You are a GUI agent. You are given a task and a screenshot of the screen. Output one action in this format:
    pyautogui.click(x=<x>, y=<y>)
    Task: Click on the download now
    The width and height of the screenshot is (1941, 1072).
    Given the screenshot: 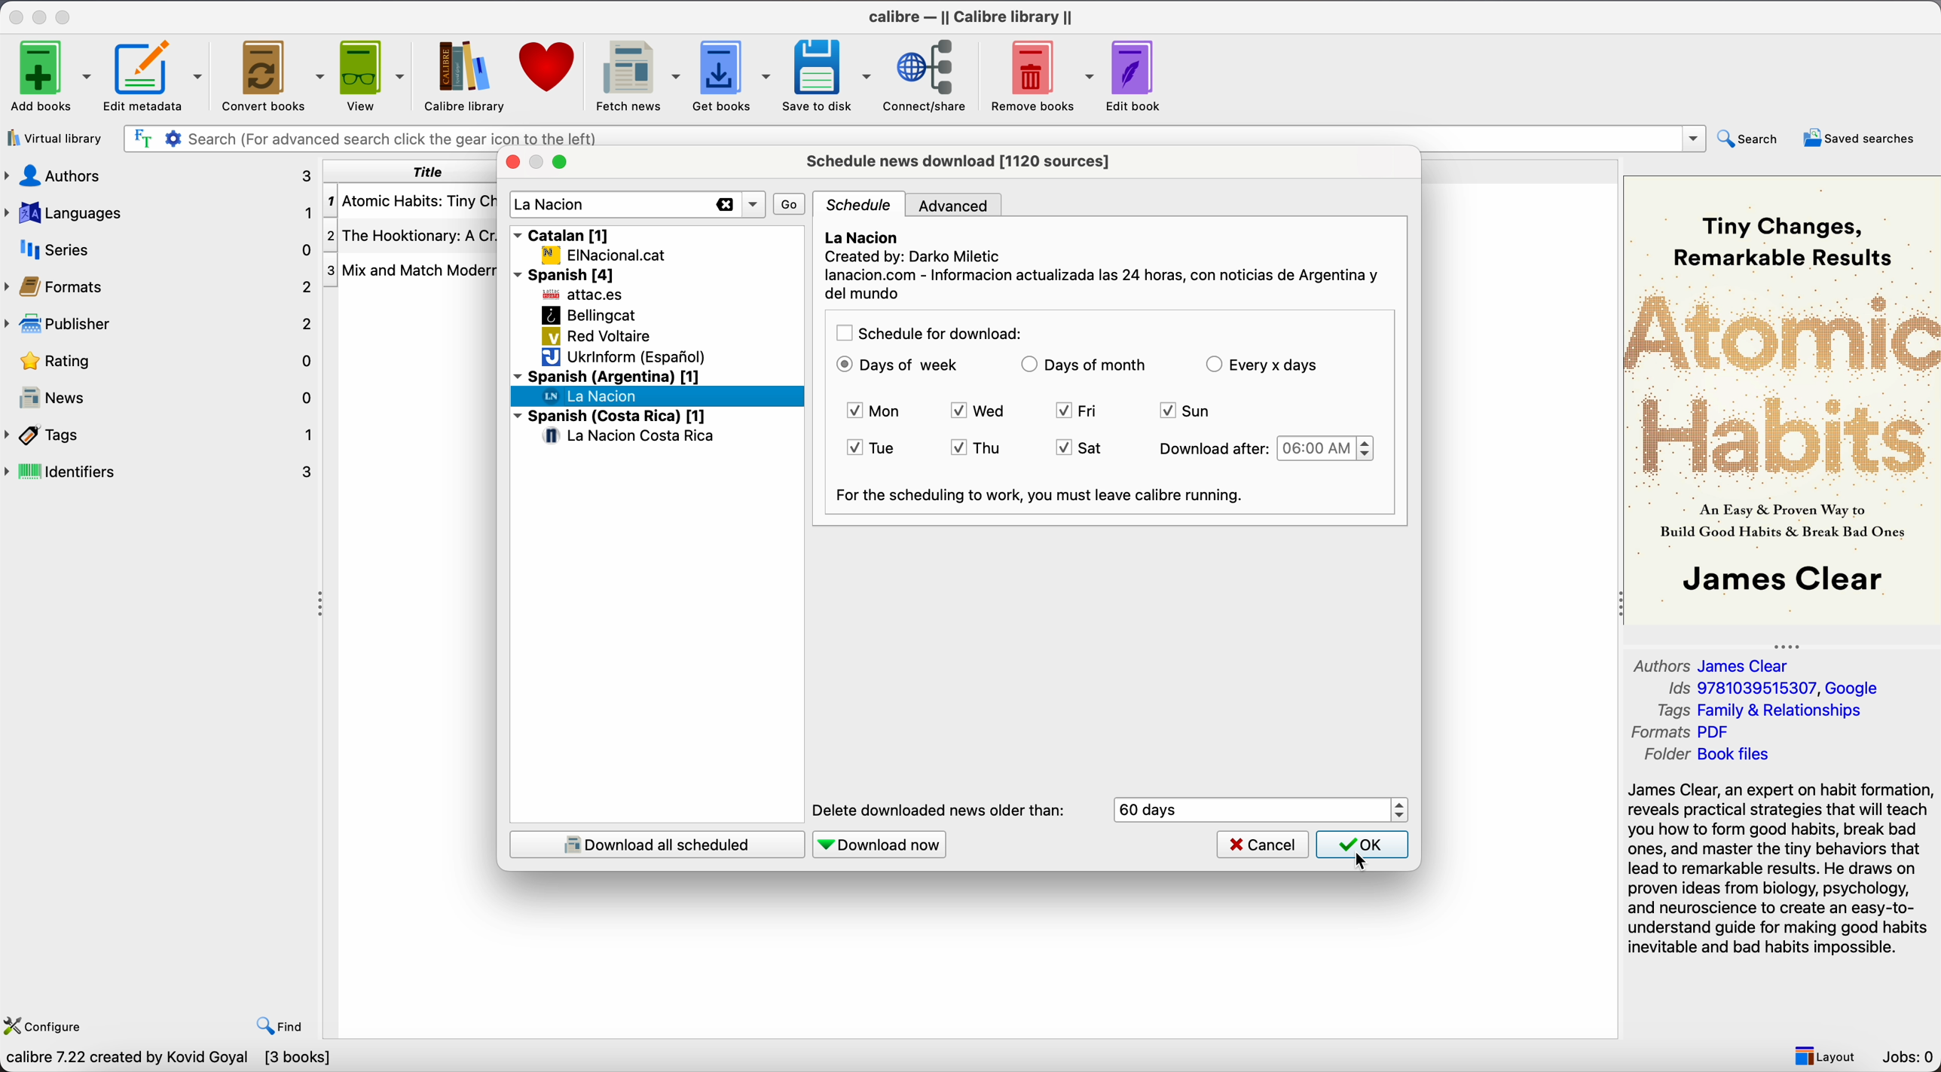 What is the action you would take?
    pyautogui.click(x=882, y=844)
    